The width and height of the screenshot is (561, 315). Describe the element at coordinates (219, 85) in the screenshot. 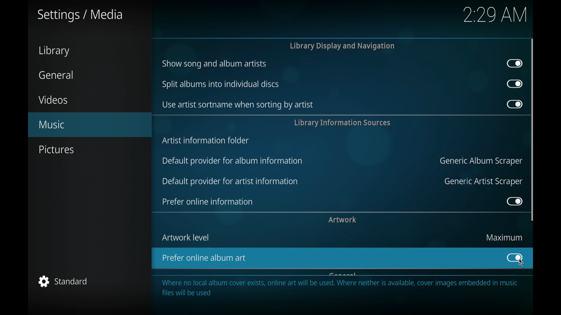

I see `split items into individual discs` at that location.